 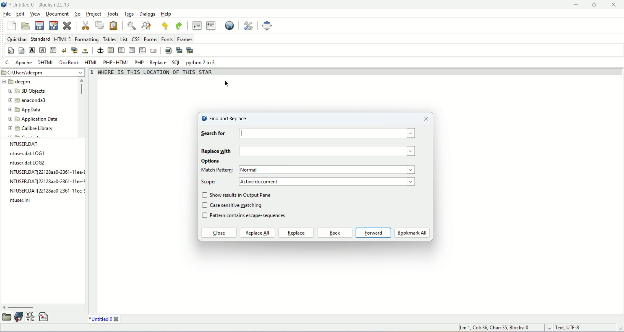 I want to click on find and replace, so click(x=224, y=118).